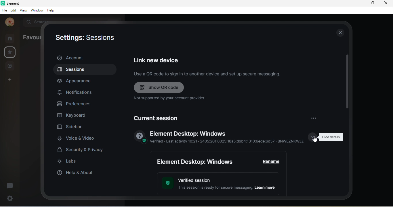  I want to click on verified-last activity 10.21 2405:201:8025:18a5:d8b4:1310:6ede:6d57 bnweznkwjz, so click(228, 142).